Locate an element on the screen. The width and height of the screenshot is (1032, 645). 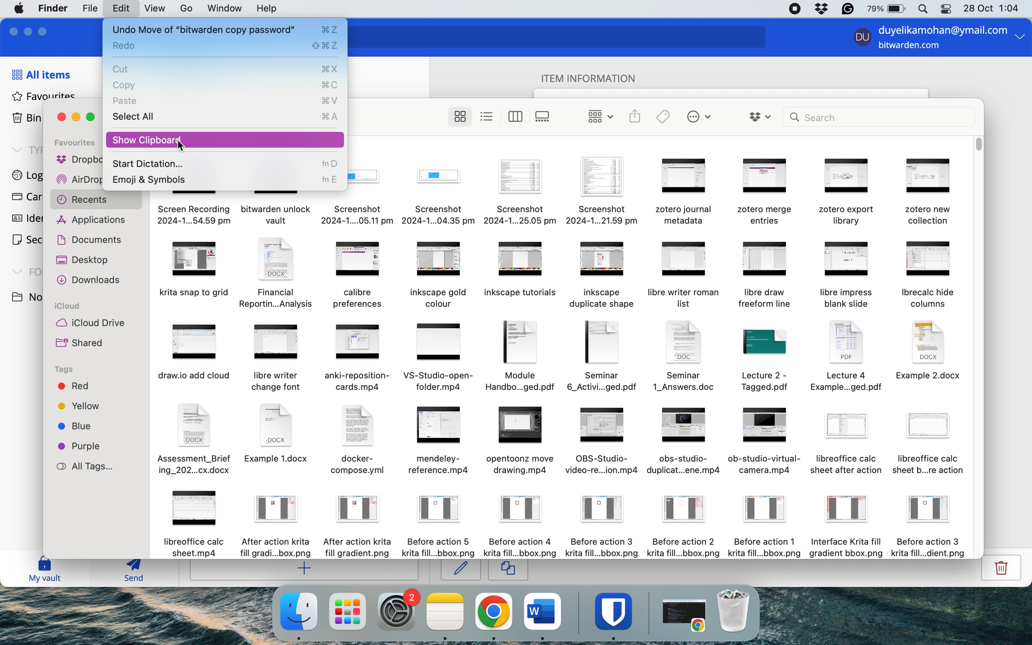
airdrop is located at coordinates (78, 181).